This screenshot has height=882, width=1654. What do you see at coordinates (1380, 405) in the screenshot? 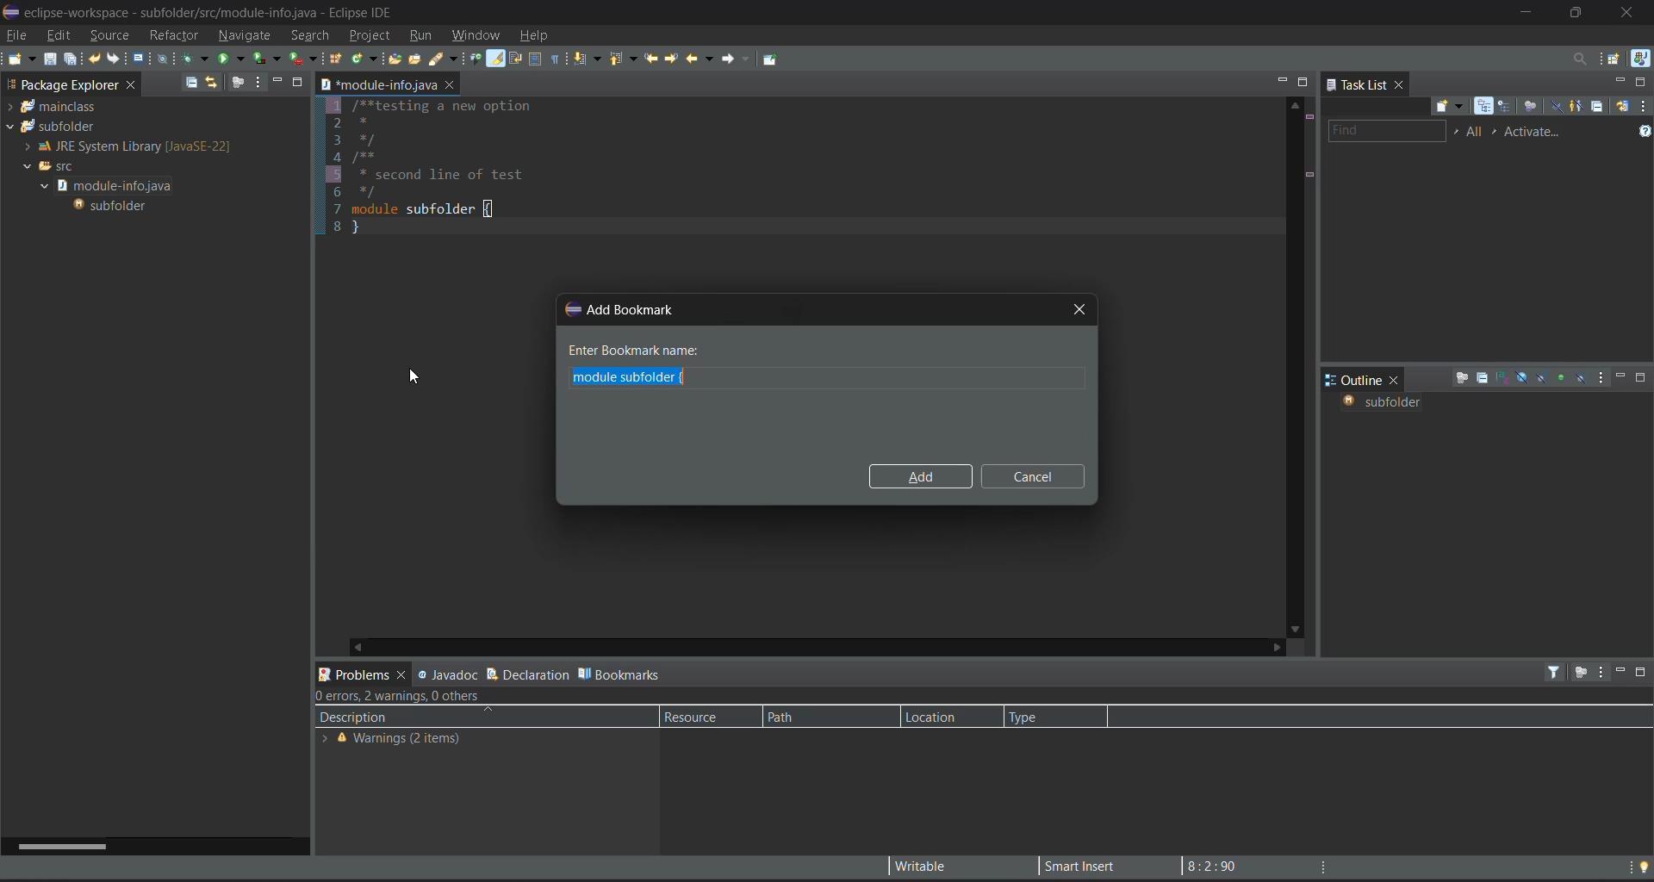
I see `subfolder` at bounding box center [1380, 405].